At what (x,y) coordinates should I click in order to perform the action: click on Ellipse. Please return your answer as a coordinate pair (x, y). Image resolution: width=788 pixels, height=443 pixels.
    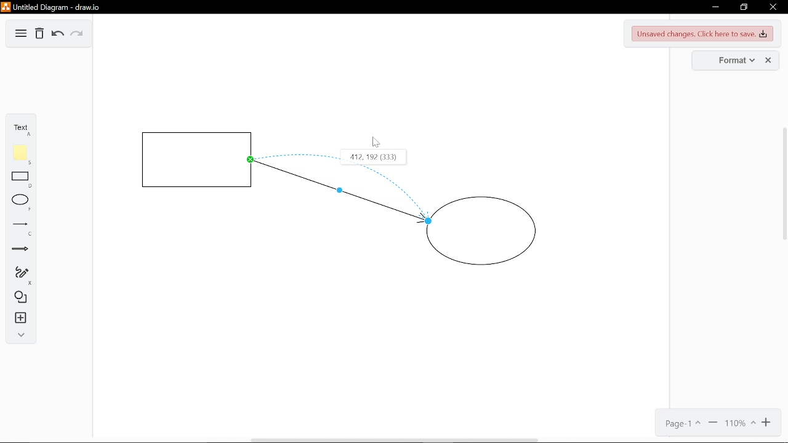
    Looking at the image, I should click on (18, 203).